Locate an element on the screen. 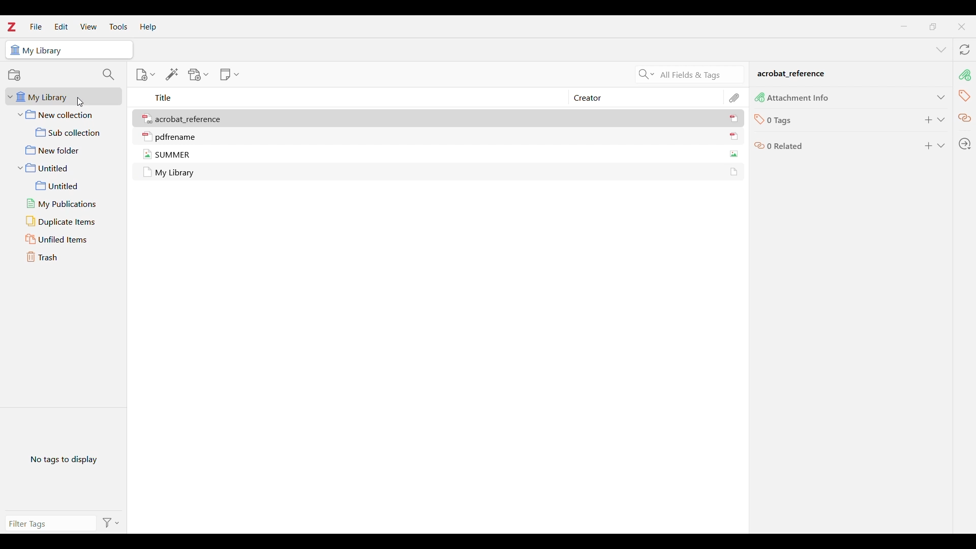  My Library is located at coordinates (44, 51).